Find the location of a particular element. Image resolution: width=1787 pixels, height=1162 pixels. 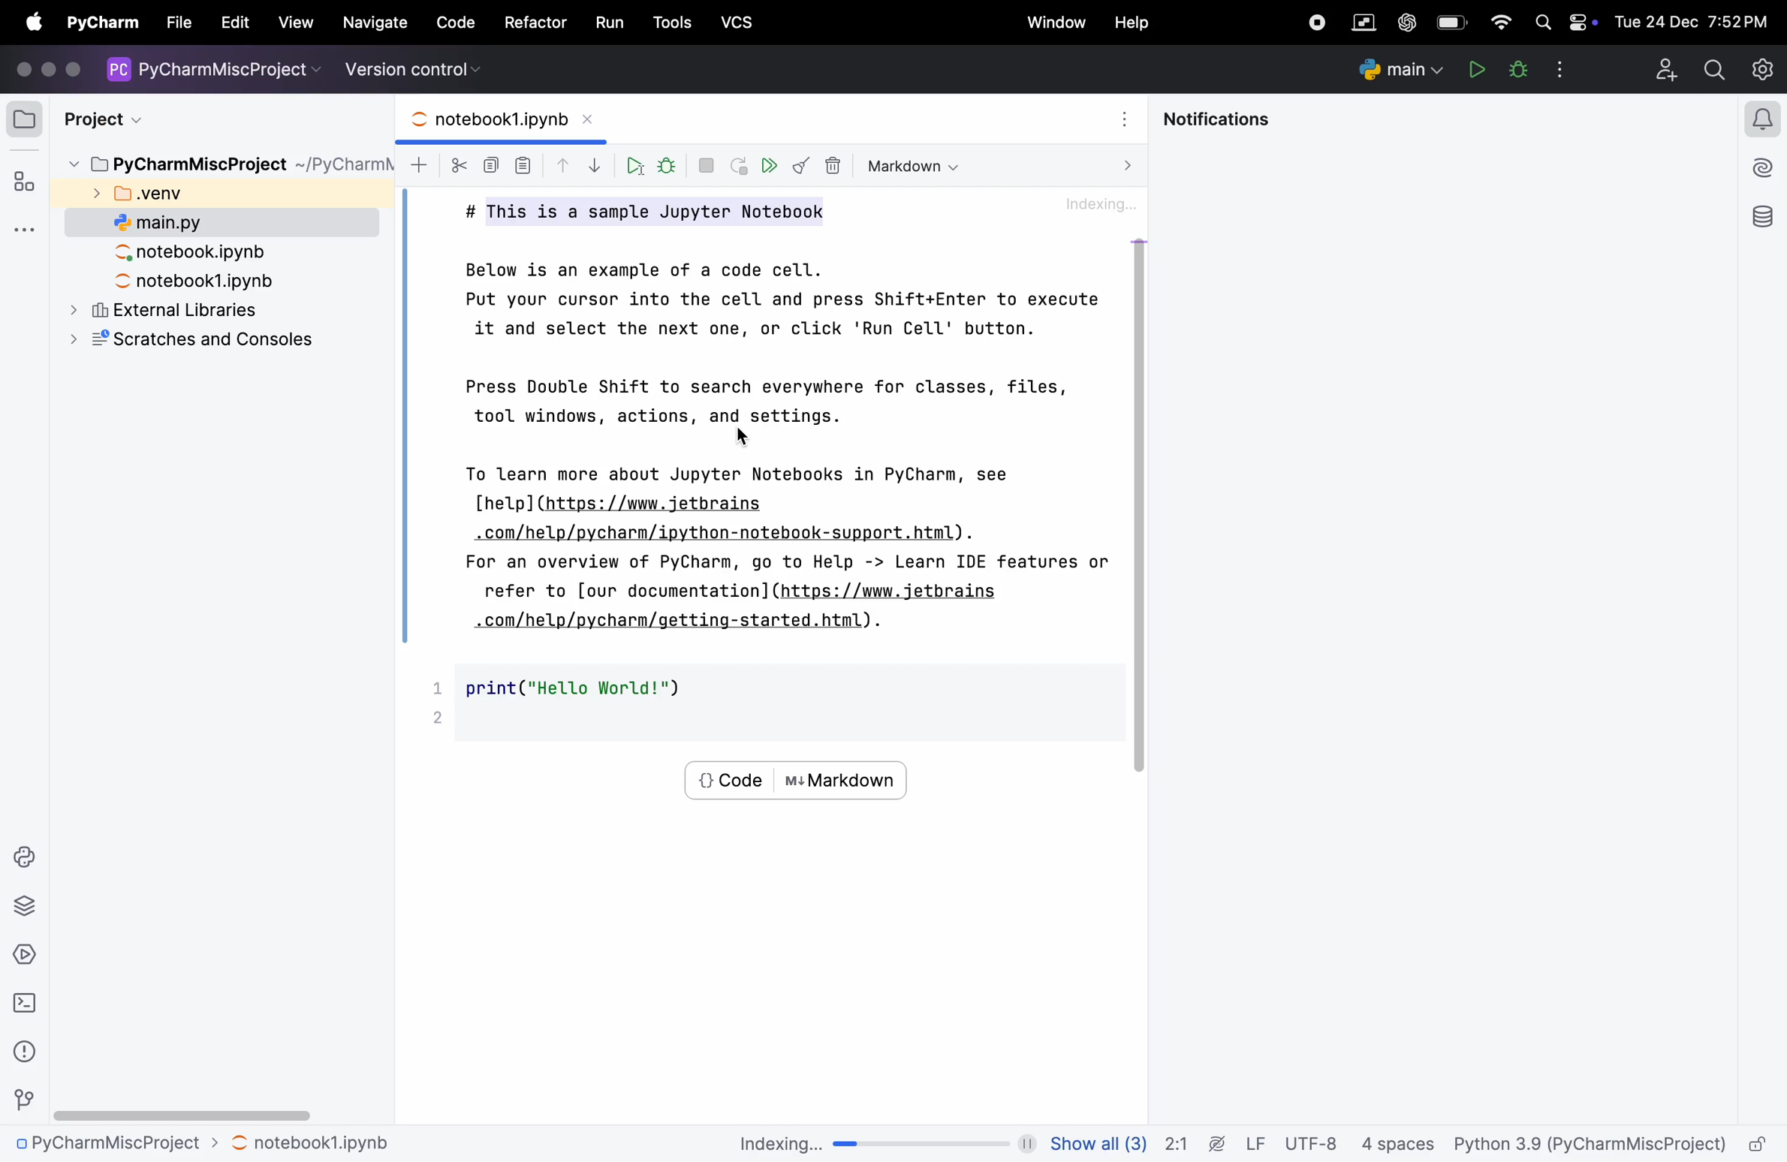

run is located at coordinates (771, 164).